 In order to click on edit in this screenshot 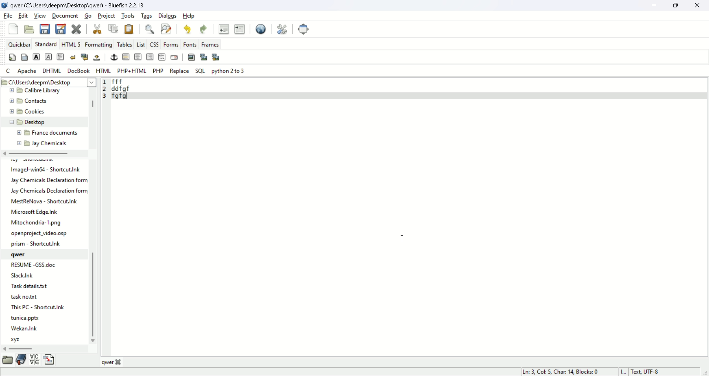, I will do `click(23, 15)`.